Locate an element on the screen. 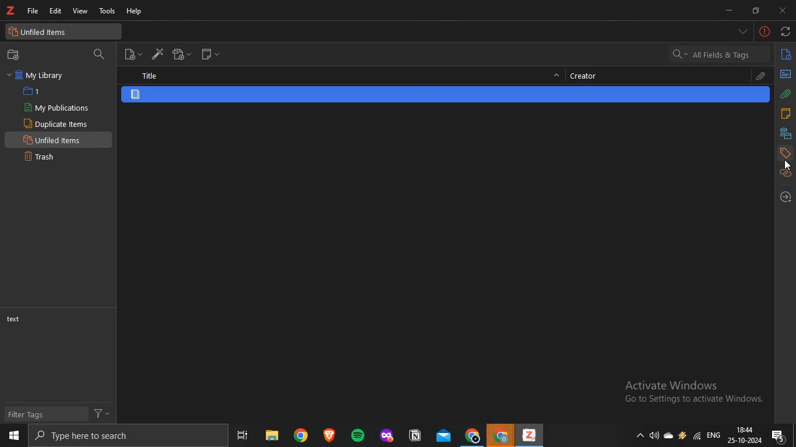 This screenshot has height=447, width=796. abstract is located at coordinates (785, 74).